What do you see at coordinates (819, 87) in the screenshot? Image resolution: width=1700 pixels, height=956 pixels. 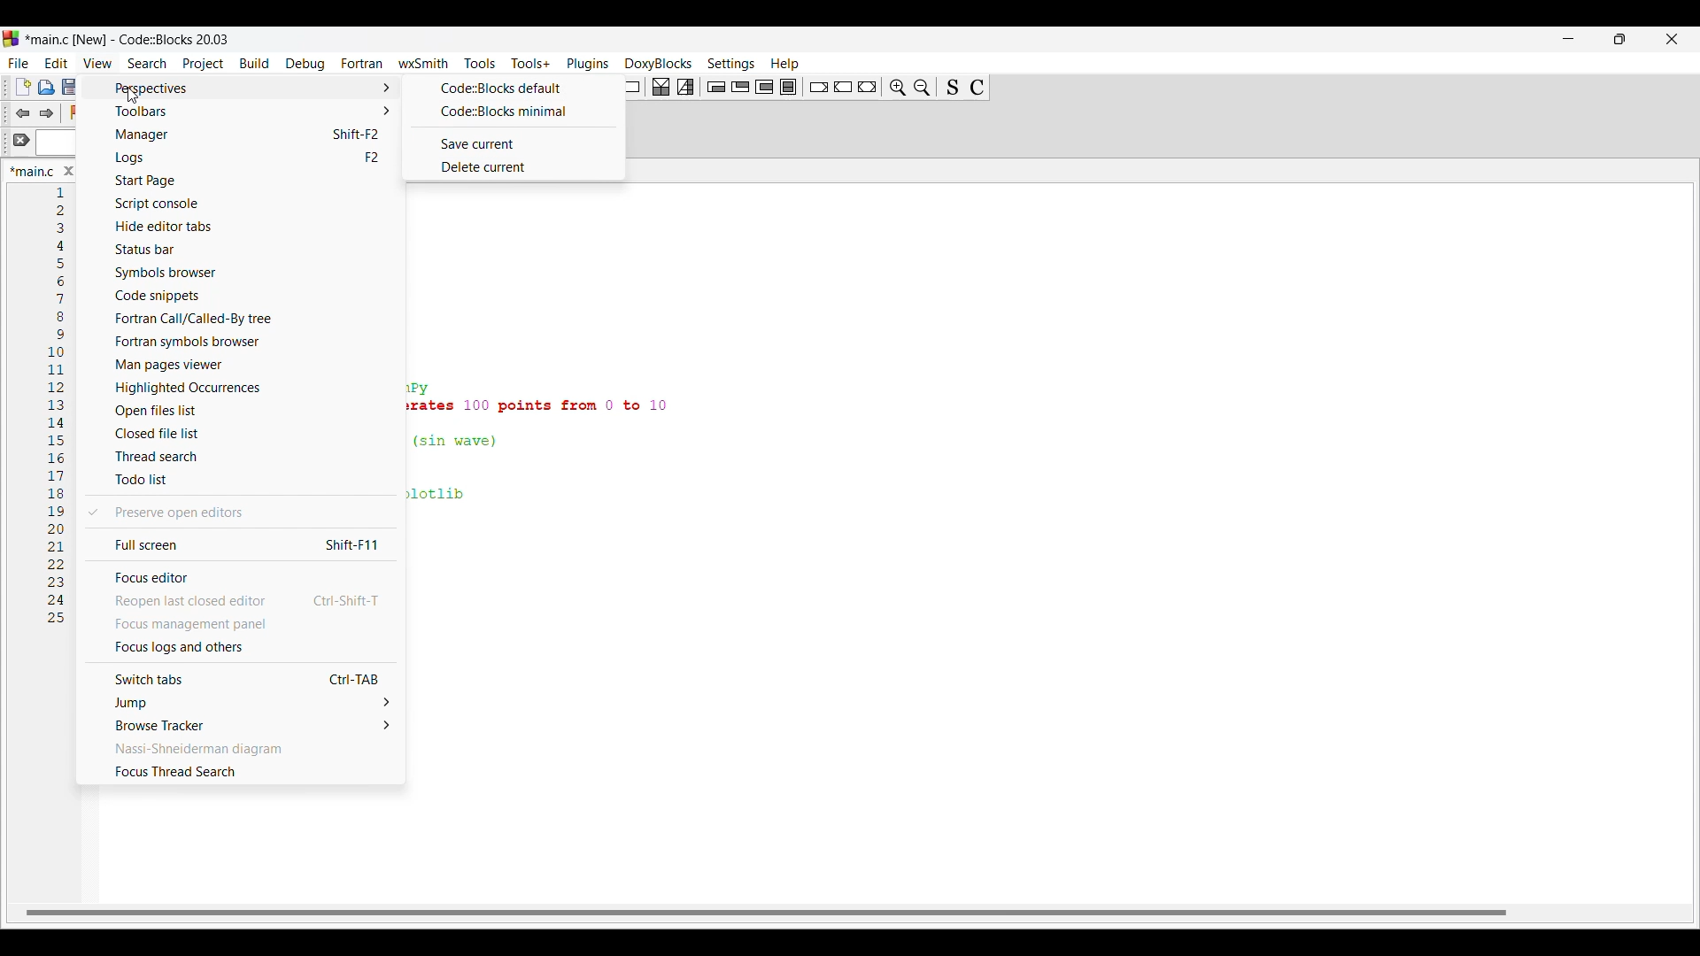 I see `Break instruction` at bounding box center [819, 87].